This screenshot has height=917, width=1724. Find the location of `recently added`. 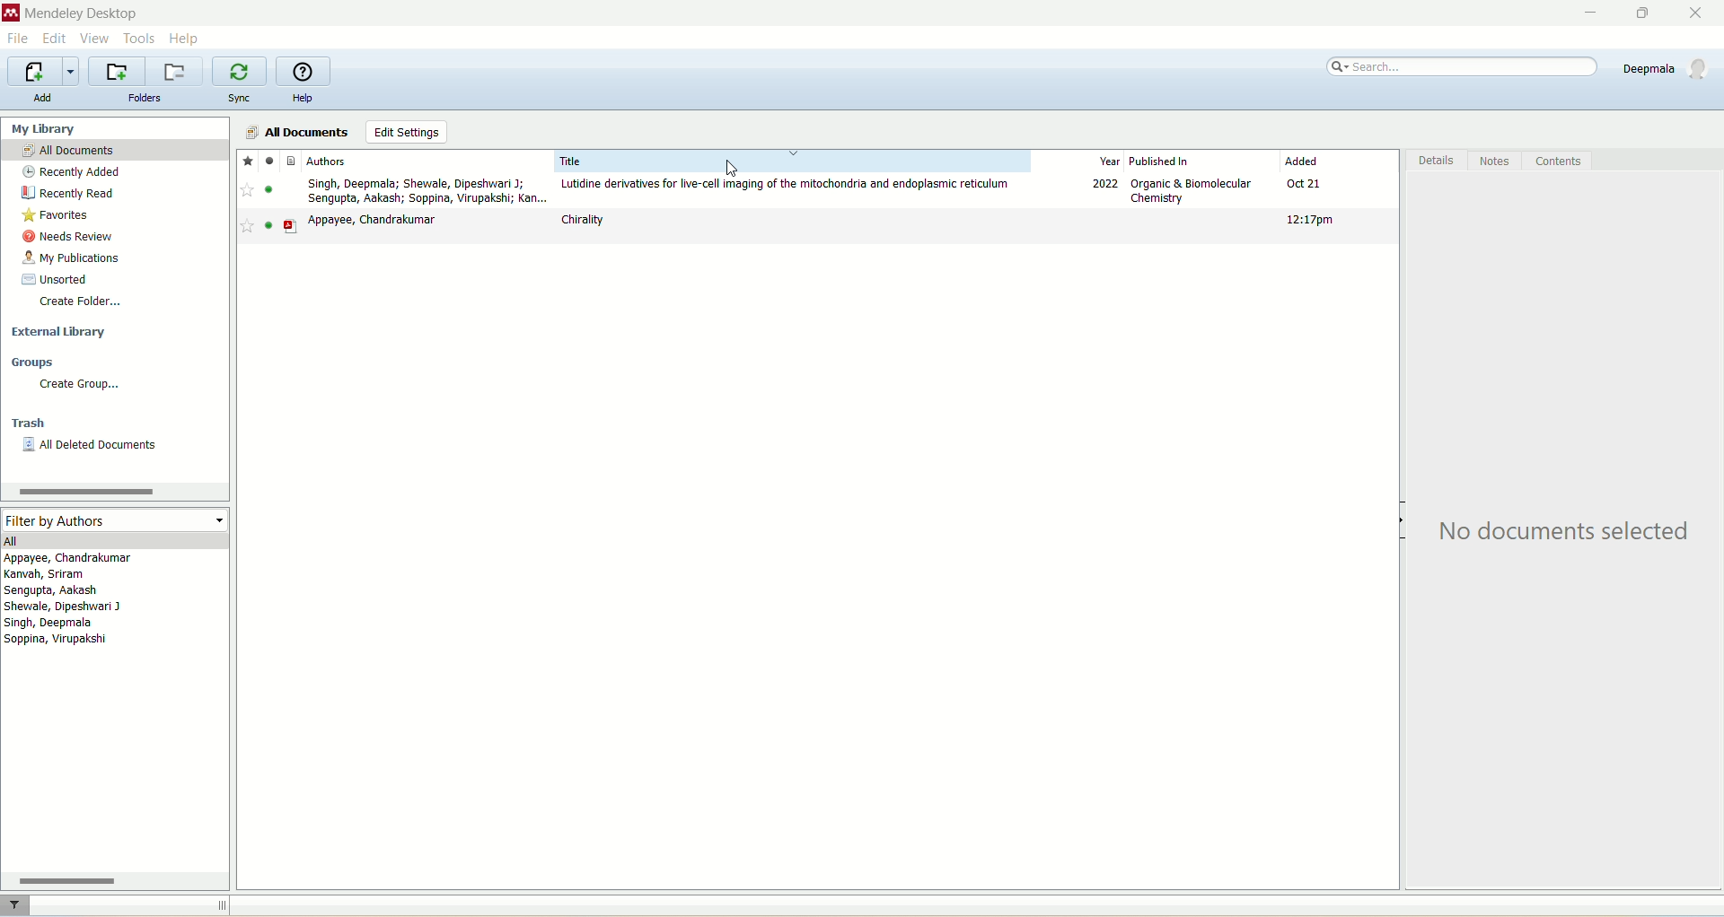

recently added is located at coordinates (78, 170).